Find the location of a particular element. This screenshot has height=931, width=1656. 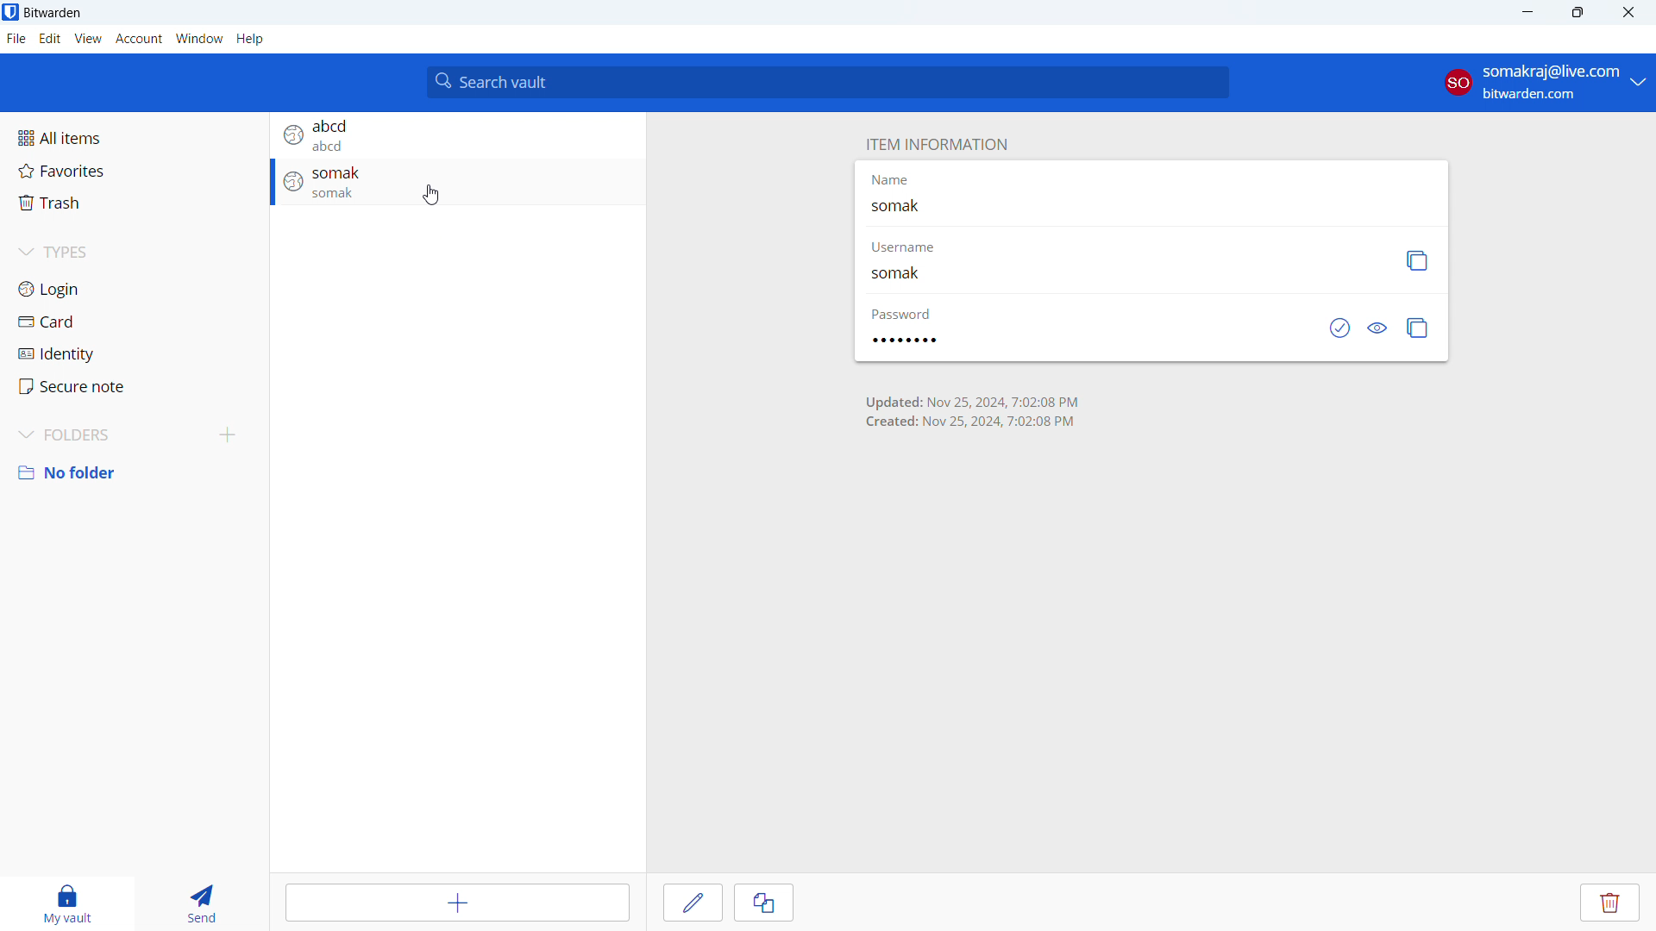

send is located at coordinates (204, 903).